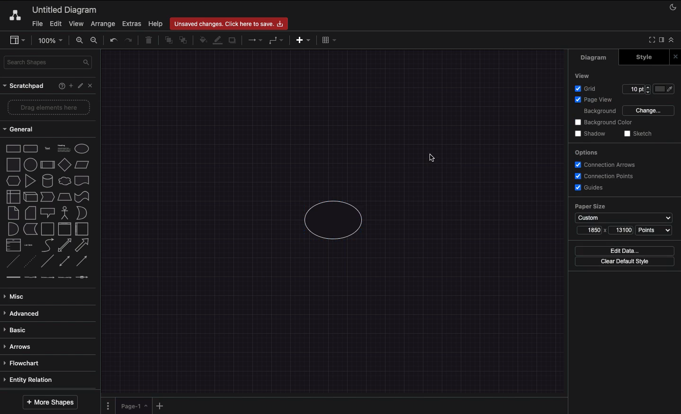 The height and width of the screenshot is (414, 681). I want to click on Grid, so click(588, 88).